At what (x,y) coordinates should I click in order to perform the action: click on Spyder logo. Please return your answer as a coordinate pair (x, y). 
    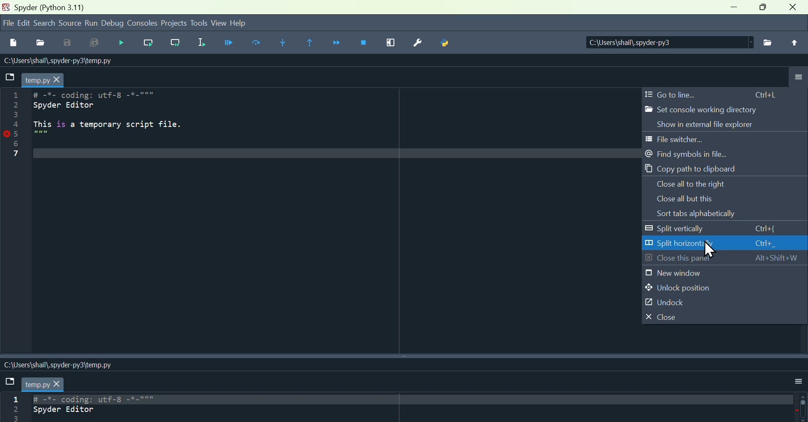
    Looking at the image, I should click on (5, 7).